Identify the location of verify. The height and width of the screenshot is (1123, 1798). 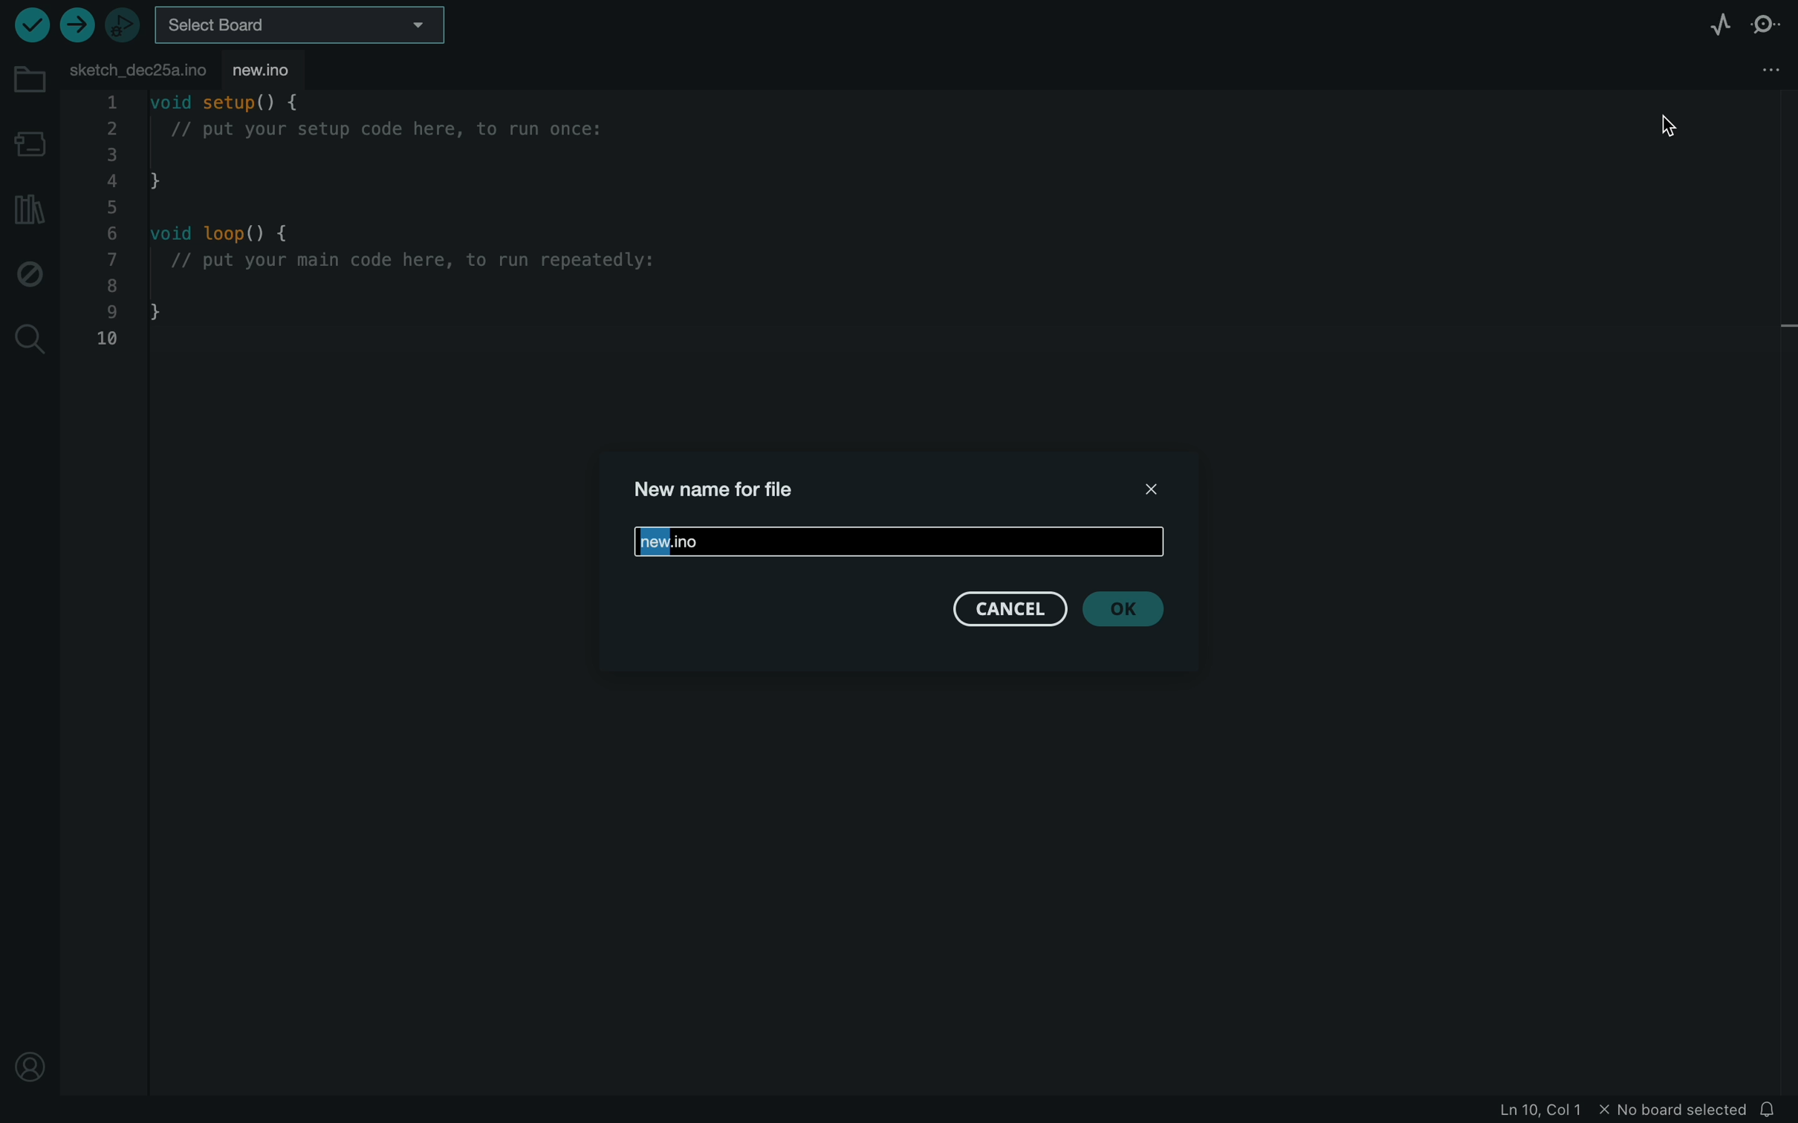
(28, 26).